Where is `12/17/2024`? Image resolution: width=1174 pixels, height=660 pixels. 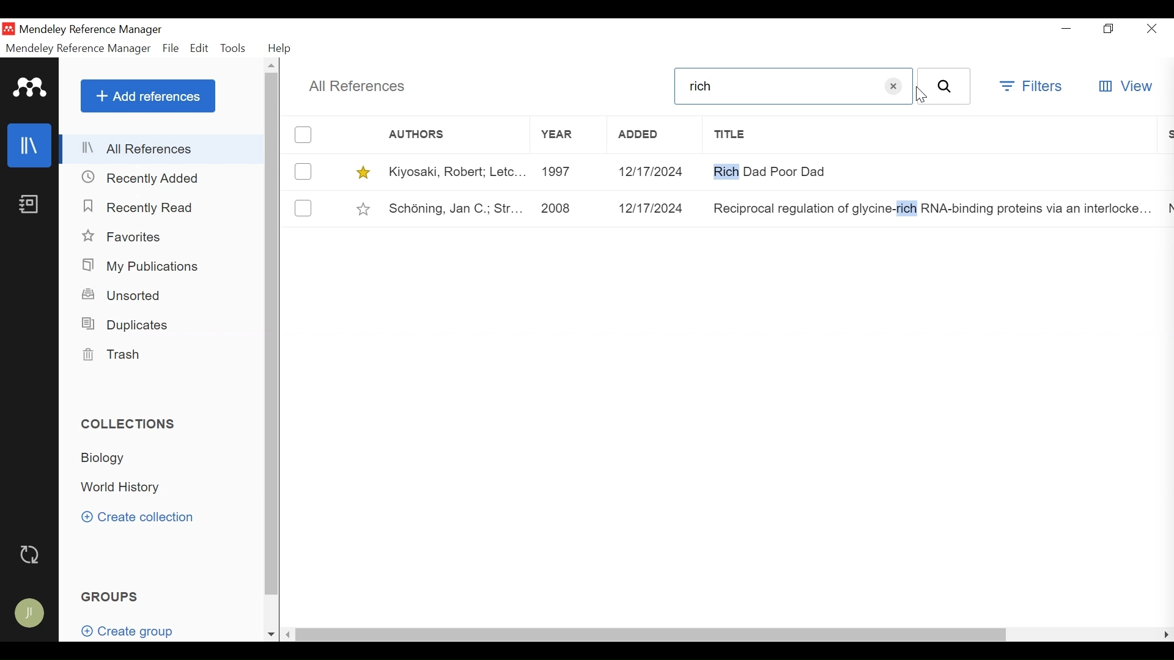 12/17/2024 is located at coordinates (655, 172).